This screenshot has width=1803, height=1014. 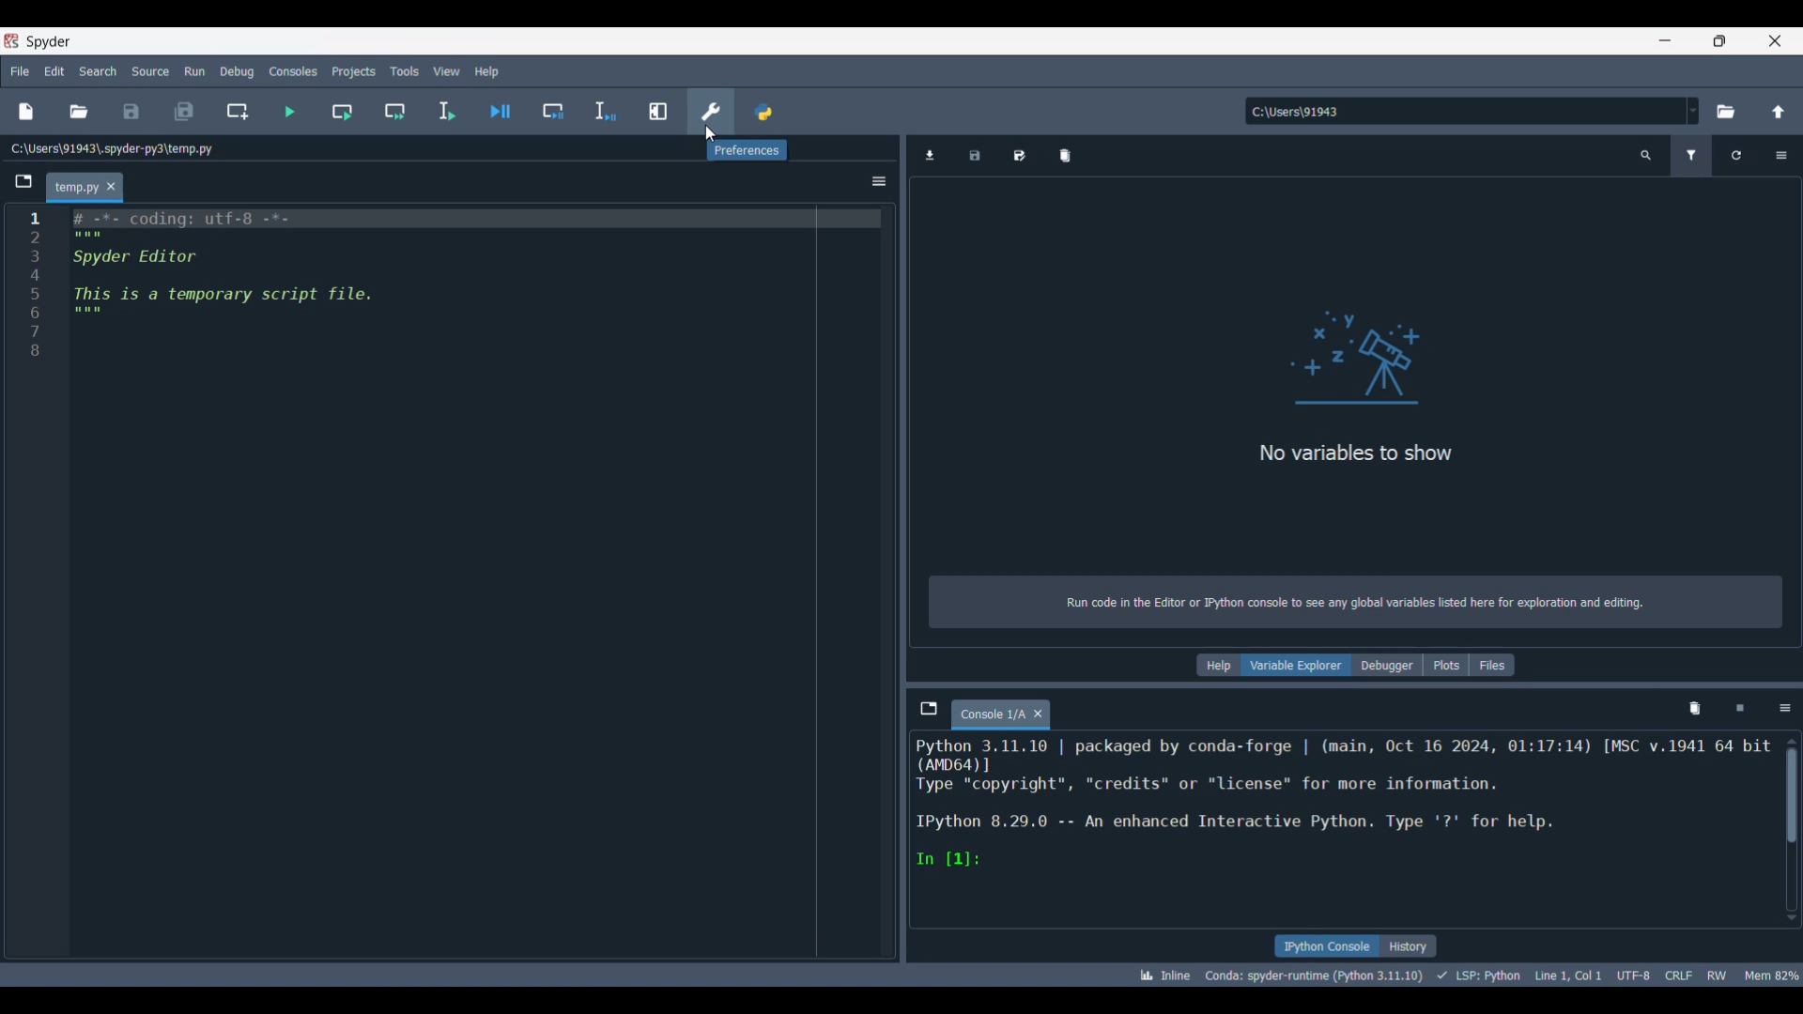 I want to click on Browse tabs, so click(x=23, y=182).